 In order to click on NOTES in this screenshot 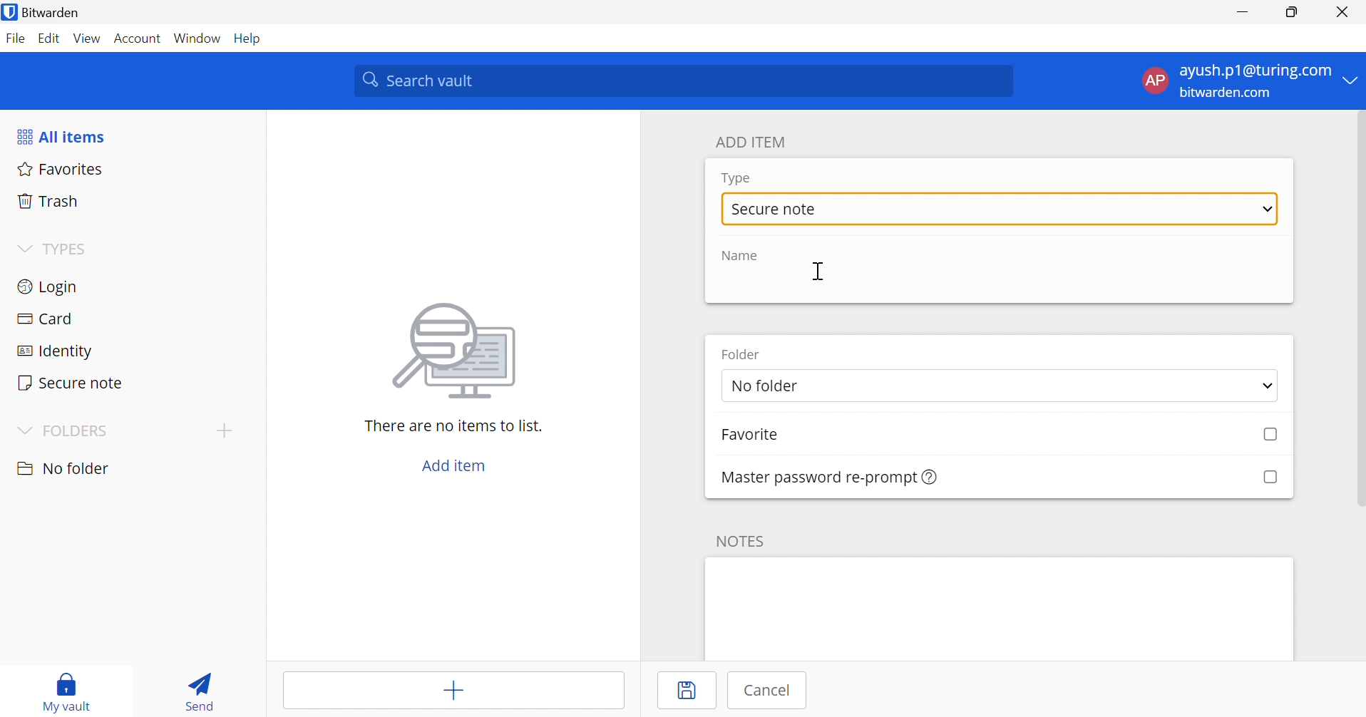, I will do `click(745, 540)`.